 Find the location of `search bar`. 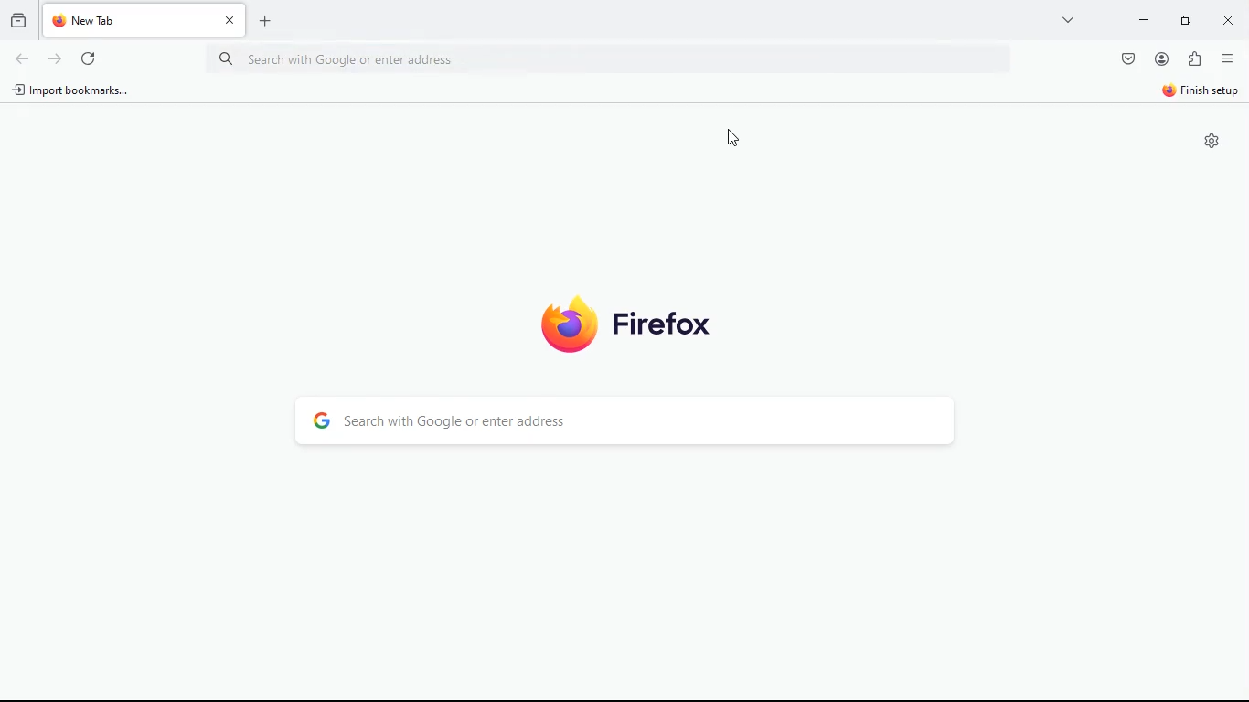

search bar is located at coordinates (633, 421).